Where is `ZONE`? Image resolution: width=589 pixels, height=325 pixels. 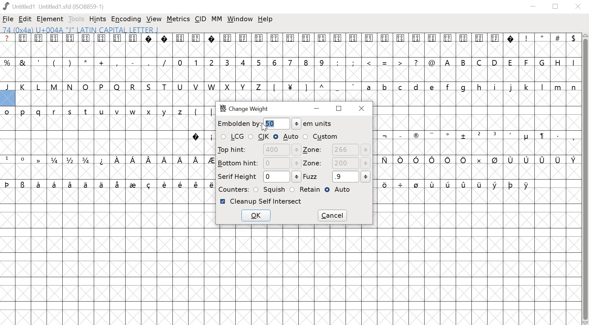
ZONE is located at coordinates (336, 164).